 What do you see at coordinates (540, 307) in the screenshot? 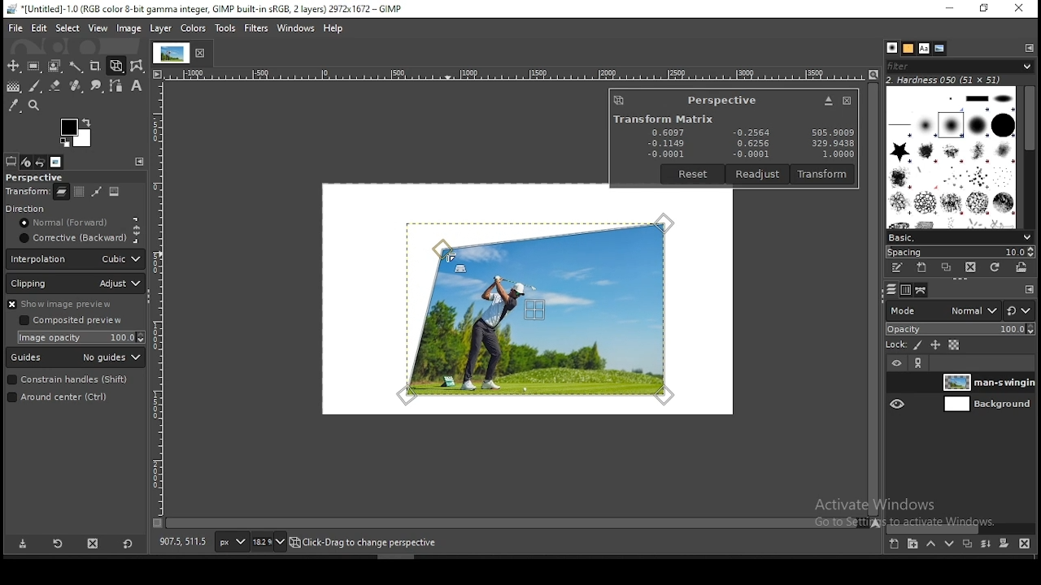
I see `image` at bounding box center [540, 307].